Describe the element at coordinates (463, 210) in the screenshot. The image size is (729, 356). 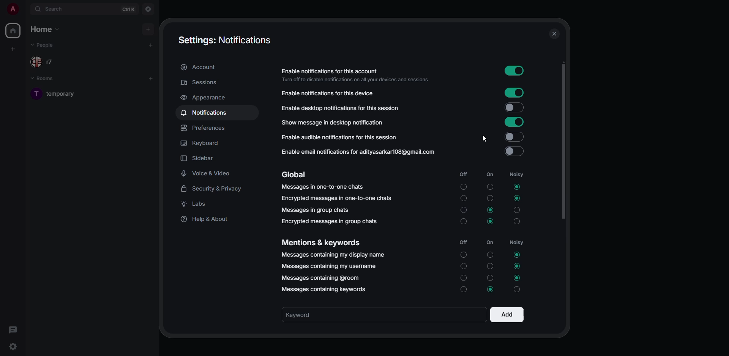
I see `Off Unselected` at that location.